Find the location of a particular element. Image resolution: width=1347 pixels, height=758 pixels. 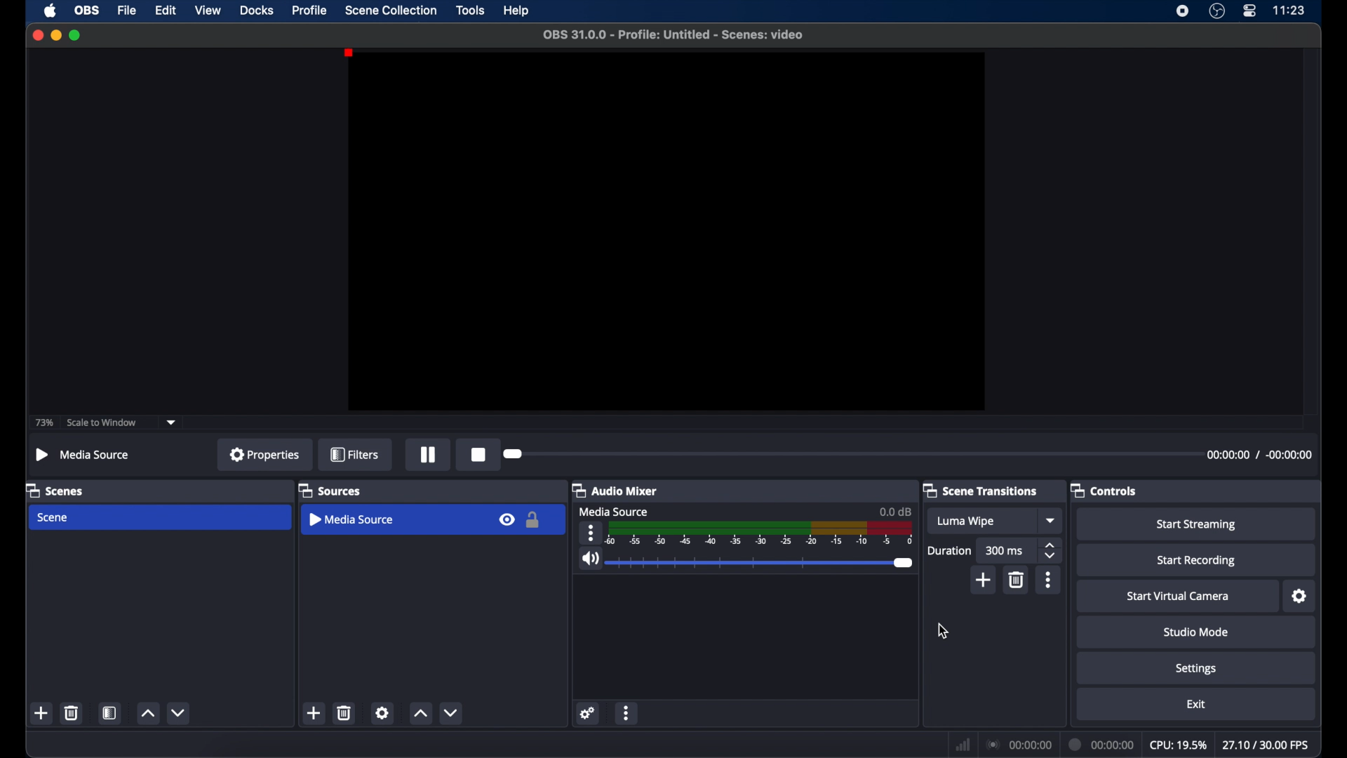

delete is located at coordinates (344, 712).